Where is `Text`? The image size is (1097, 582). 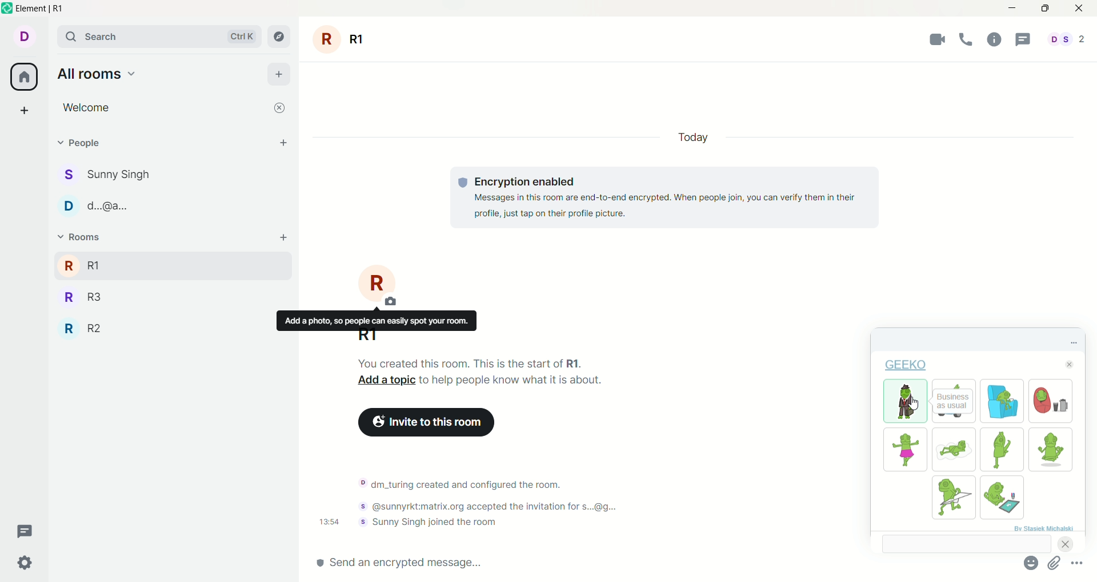 Text is located at coordinates (512, 380).